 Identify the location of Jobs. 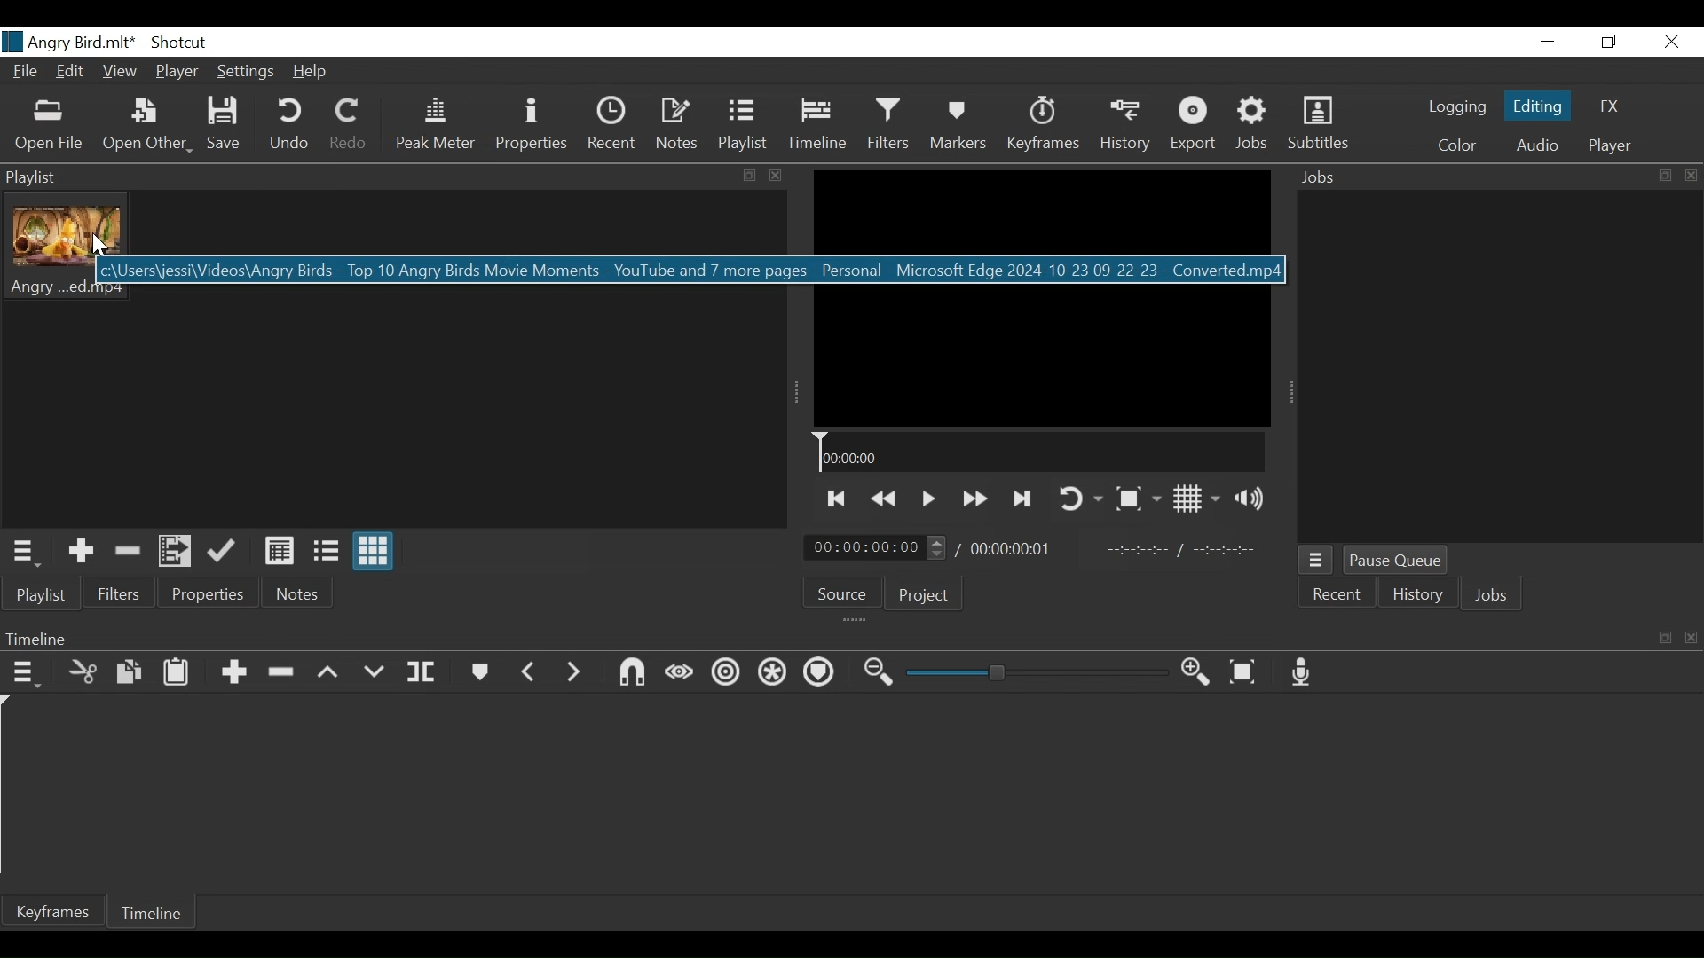
(1255, 125).